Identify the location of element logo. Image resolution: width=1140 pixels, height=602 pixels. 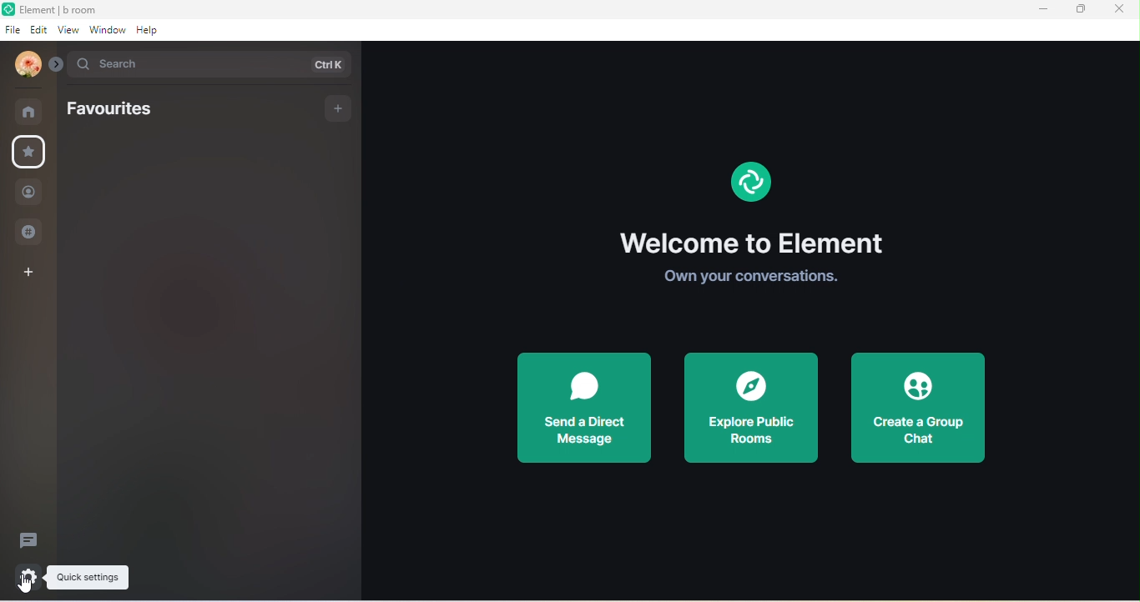
(8, 8).